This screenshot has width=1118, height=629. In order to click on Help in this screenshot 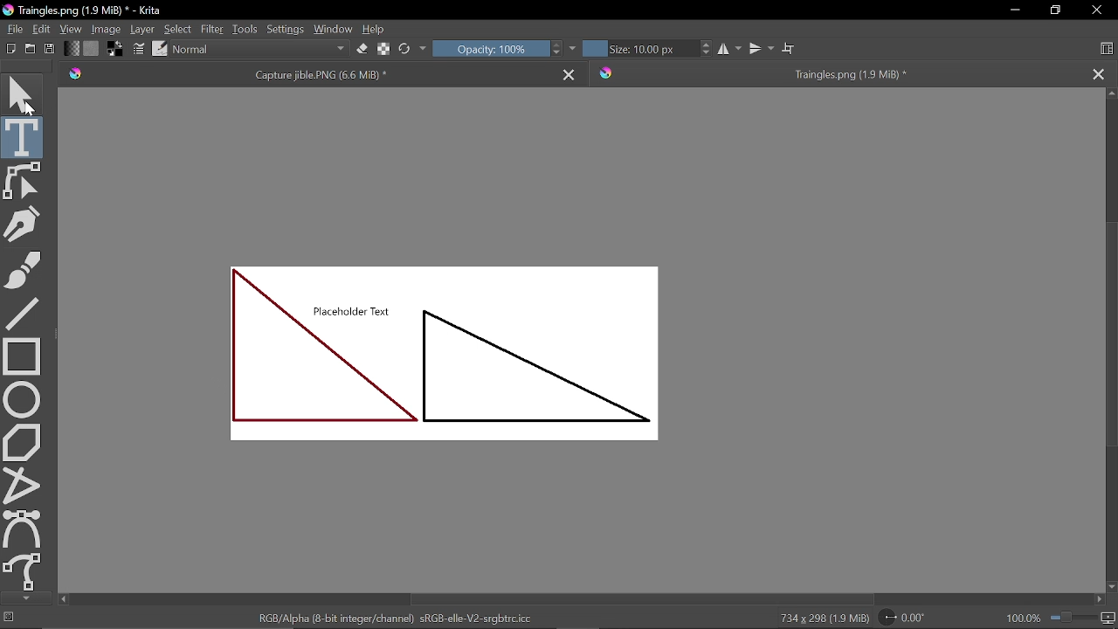, I will do `click(375, 29)`.